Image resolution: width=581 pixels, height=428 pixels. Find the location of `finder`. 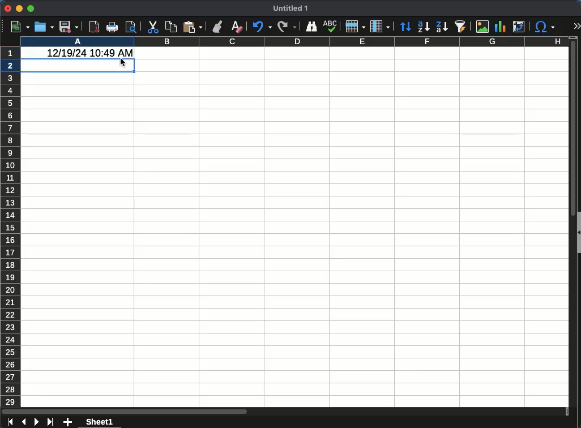

finder is located at coordinates (313, 27).